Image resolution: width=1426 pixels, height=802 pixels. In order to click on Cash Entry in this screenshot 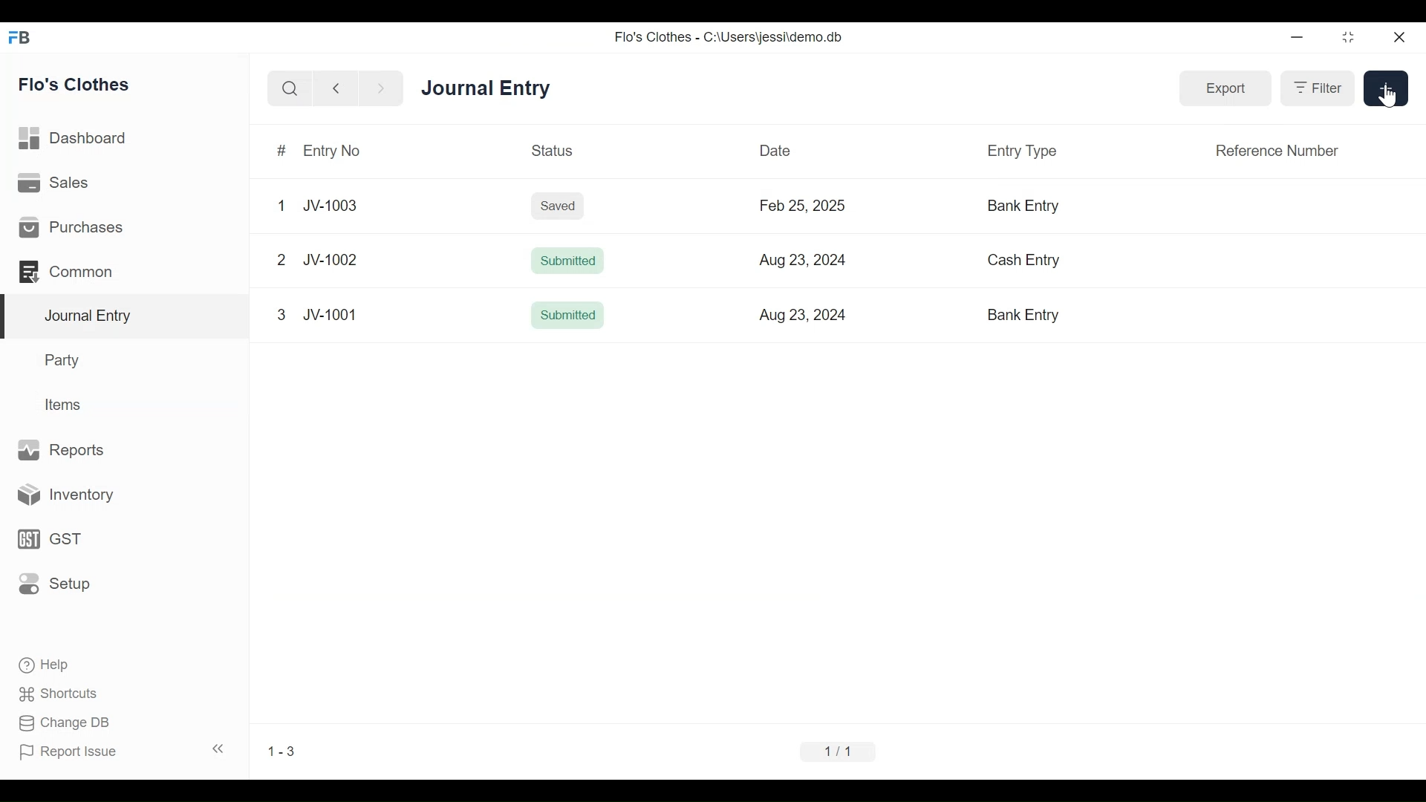, I will do `click(1026, 262)`.